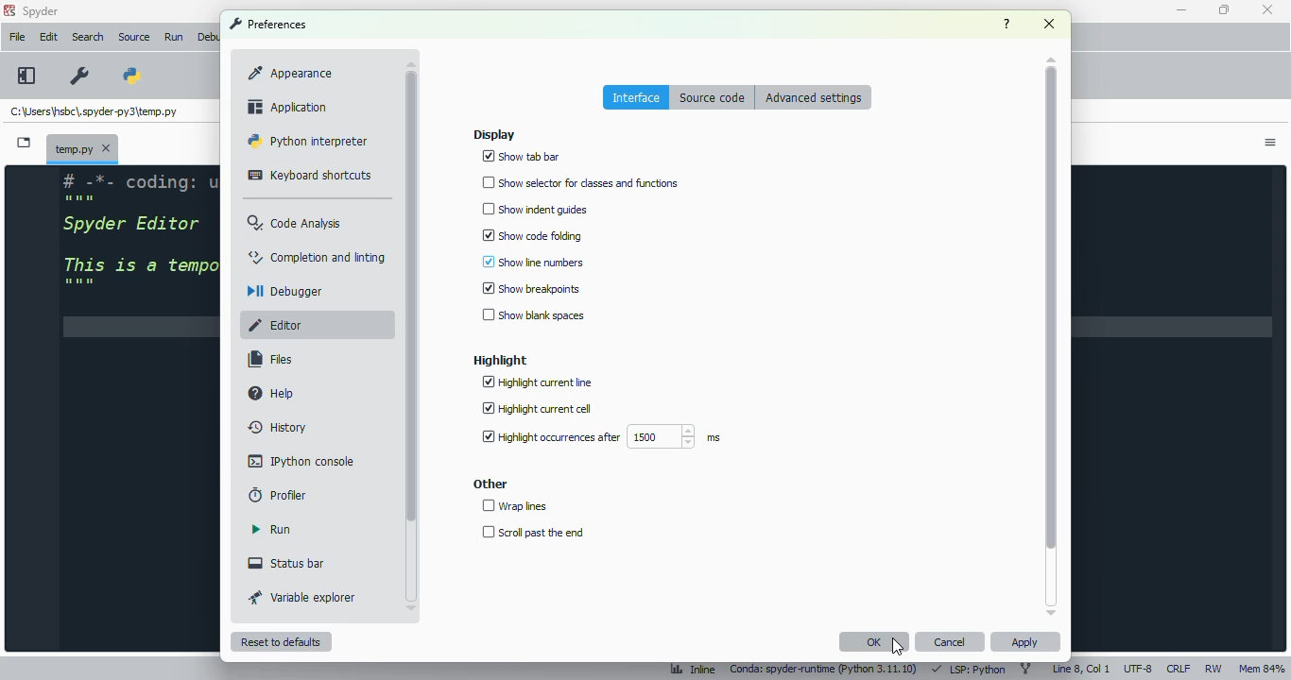 The image size is (1291, 680). What do you see at coordinates (287, 563) in the screenshot?
I see `status bar` at bounding box center [287, 563].